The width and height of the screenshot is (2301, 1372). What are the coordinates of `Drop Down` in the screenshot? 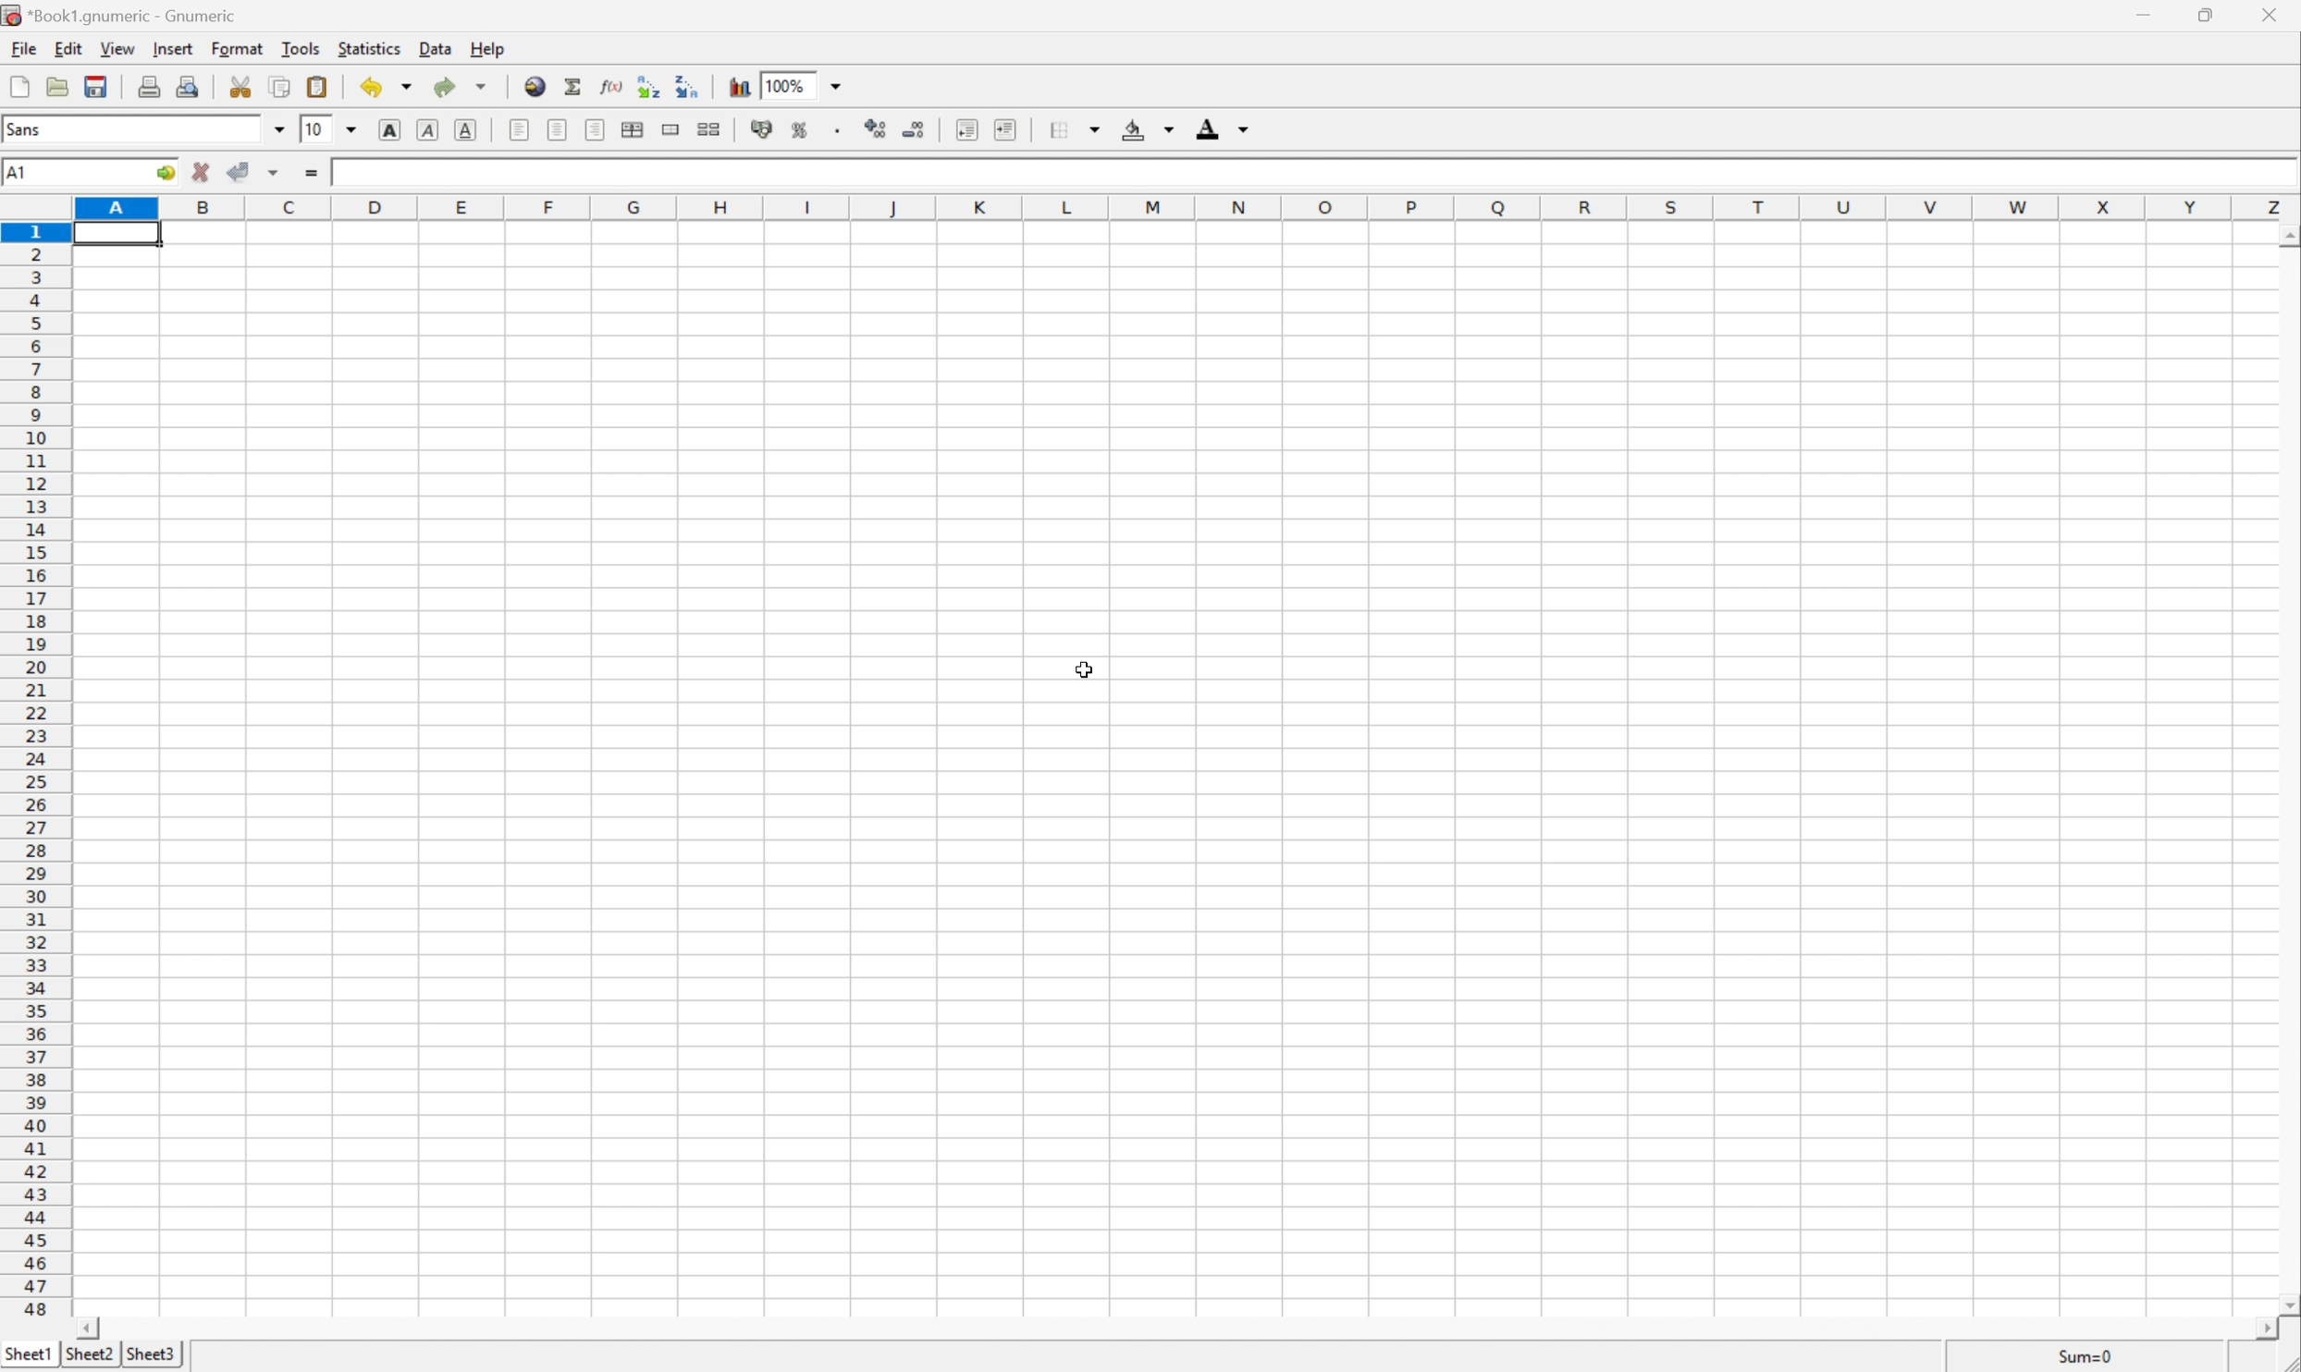 It's located at (837, 84).